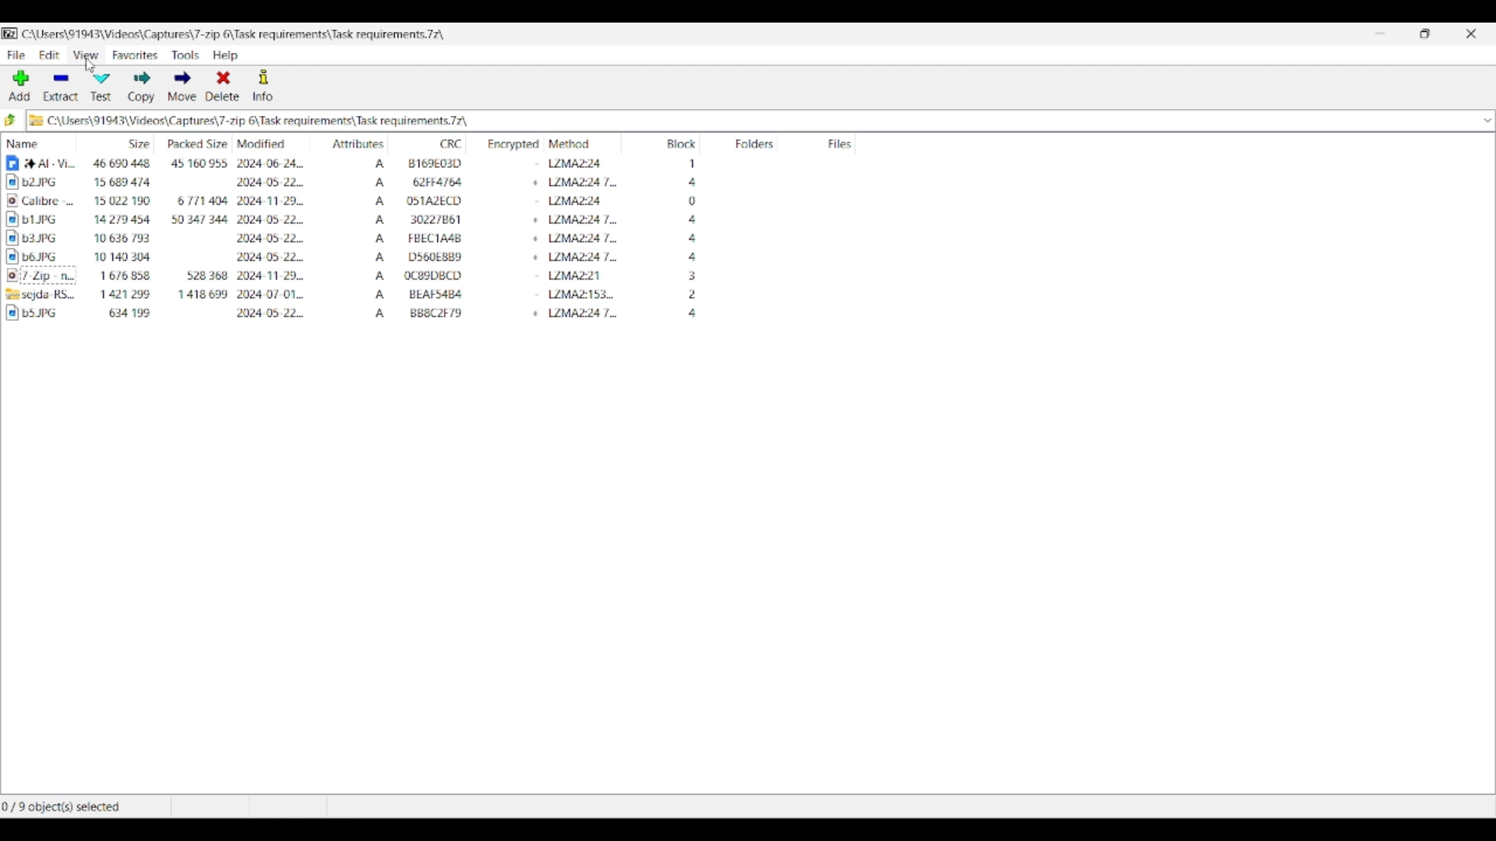 Image resolution: width=1496 pixels, height=841 pixels. I want to click on Folder location, so click(233, 34).